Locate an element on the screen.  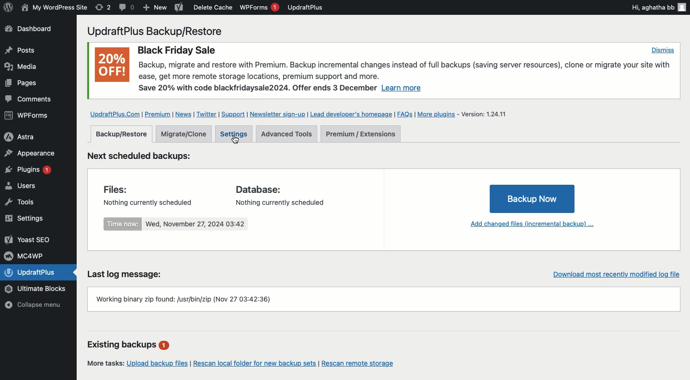
Comment 0 is located at coordinates (127, 7).